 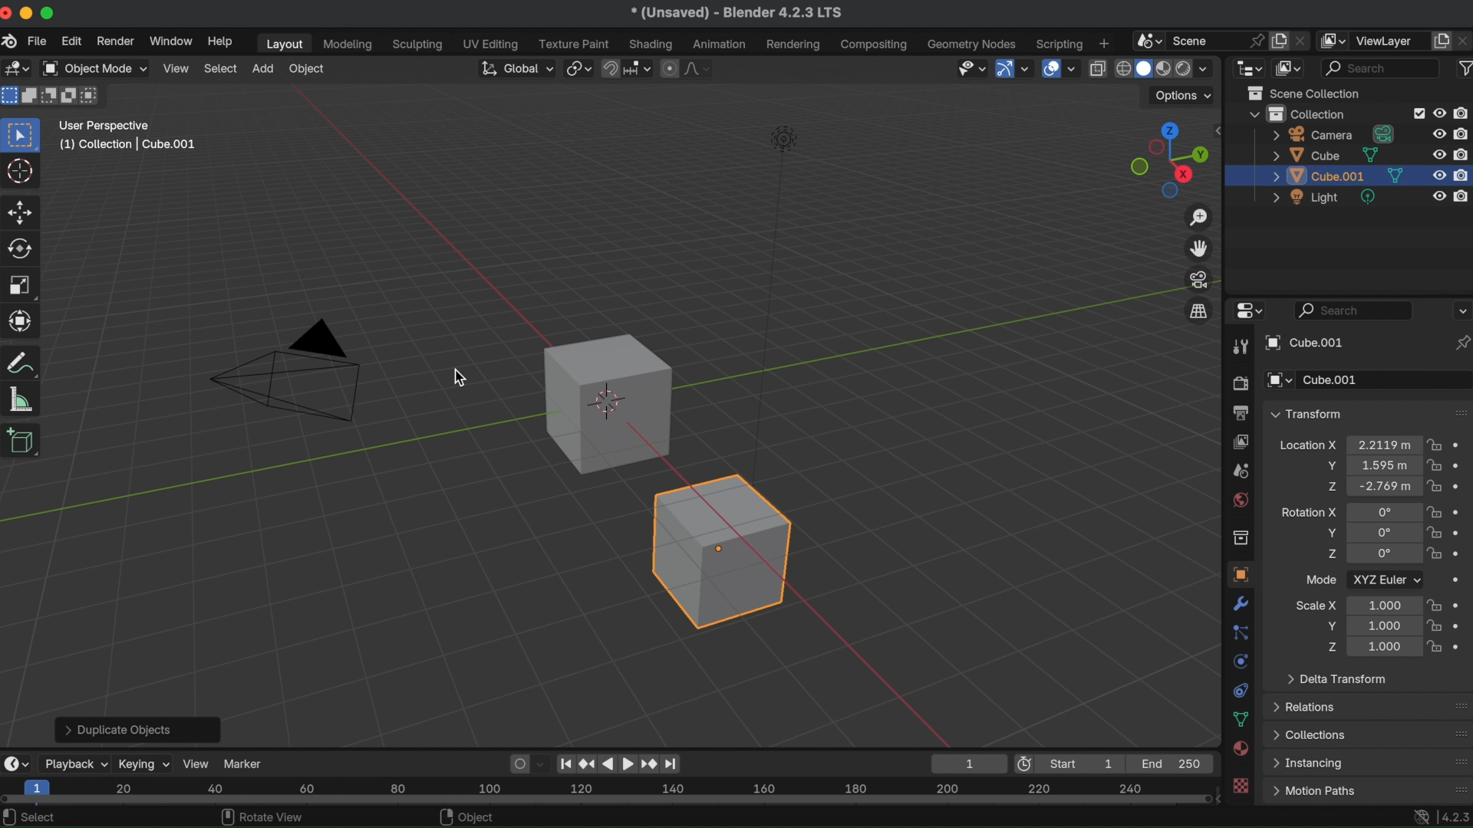 I want to click on use preview range, so click(x=1026, y=765).